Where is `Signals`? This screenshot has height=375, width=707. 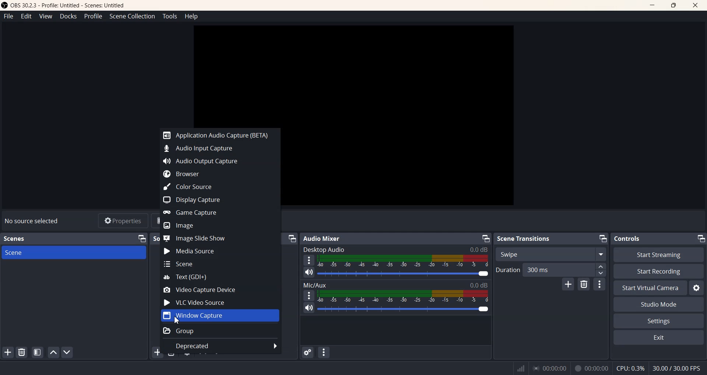 Signals is located at coordinates (518, 368).